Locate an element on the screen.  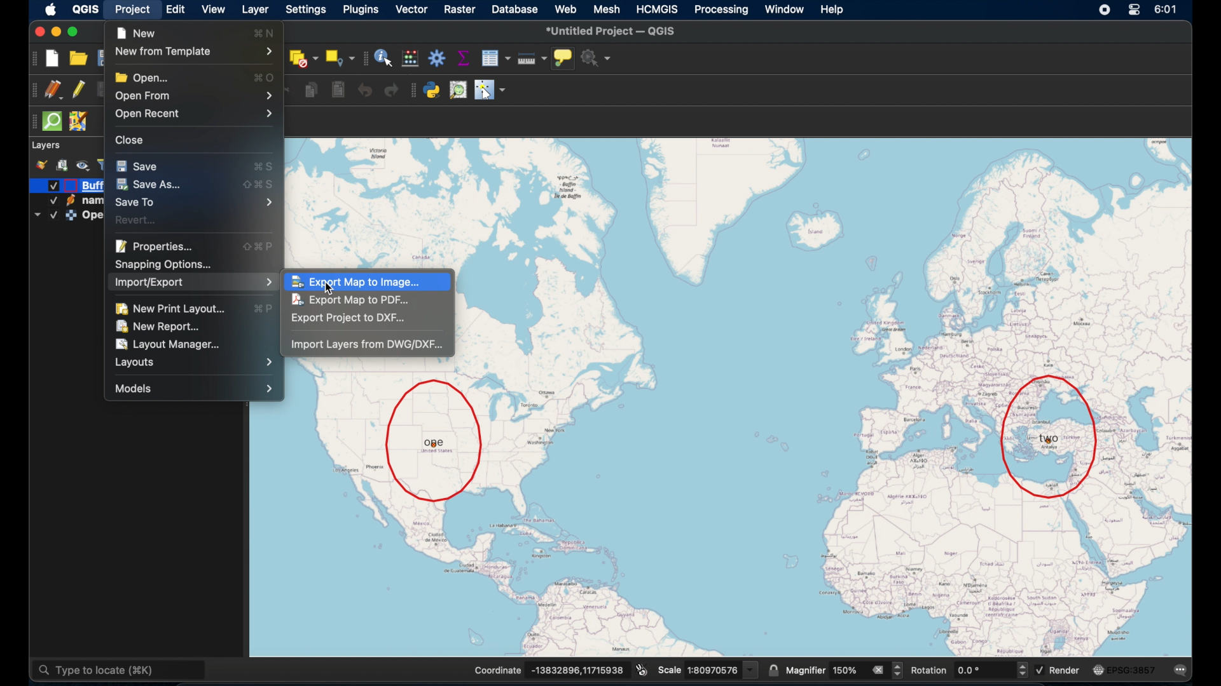
layout manager is located at coordinates (170, 344).